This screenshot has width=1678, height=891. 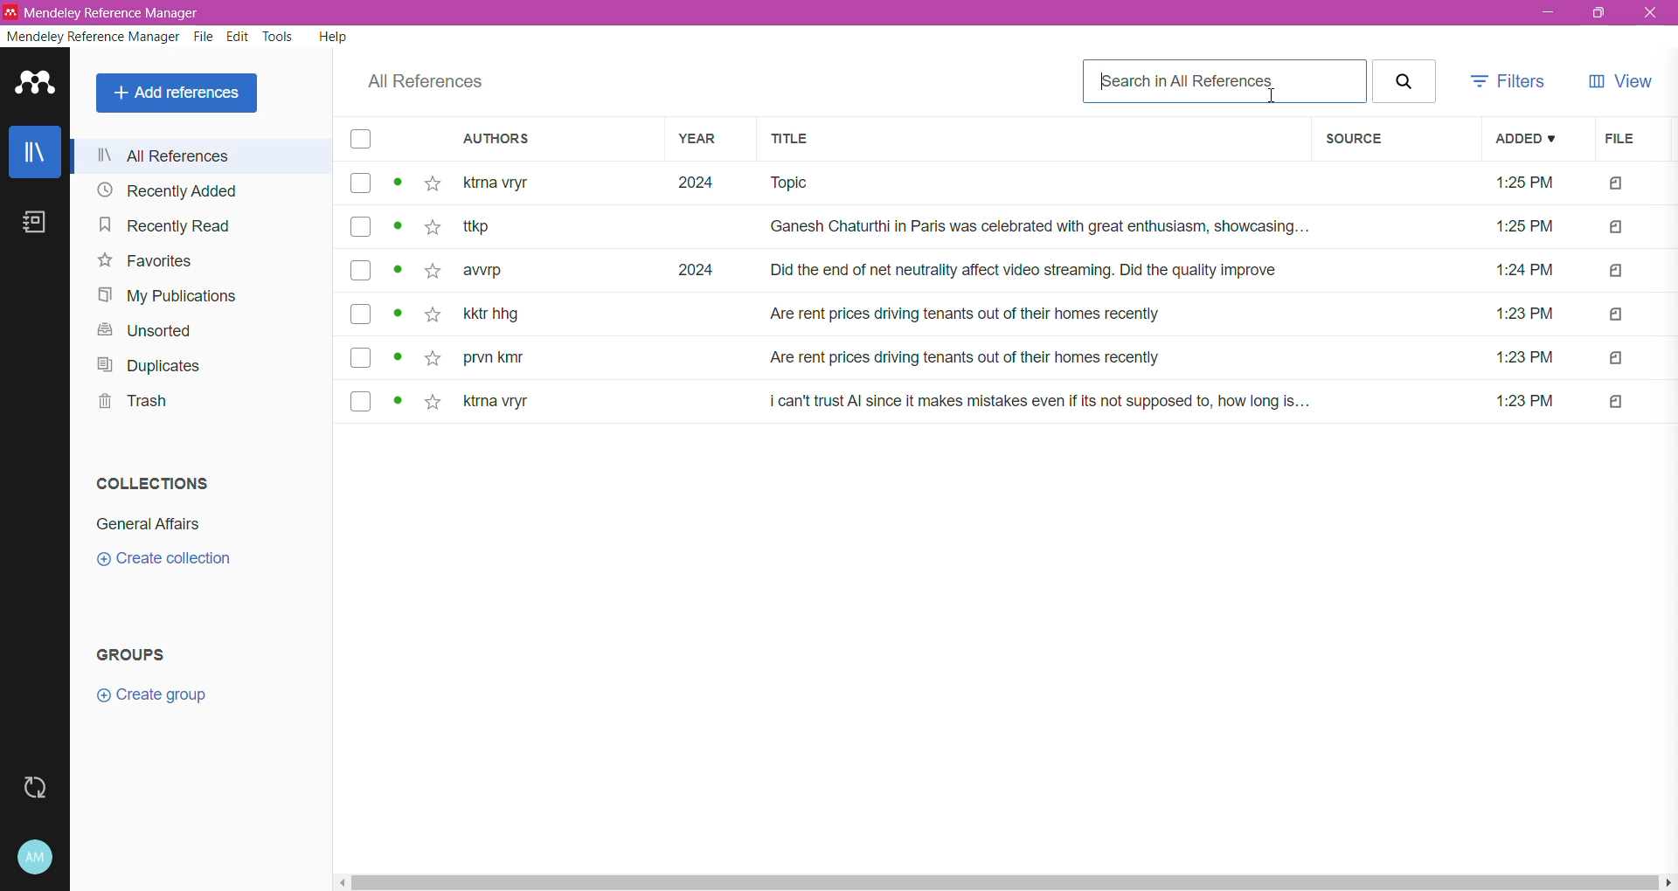 What do you see at coordinates (1668, 883) in the screenshot?
I see `move right` at bounding box center [1668, 883].